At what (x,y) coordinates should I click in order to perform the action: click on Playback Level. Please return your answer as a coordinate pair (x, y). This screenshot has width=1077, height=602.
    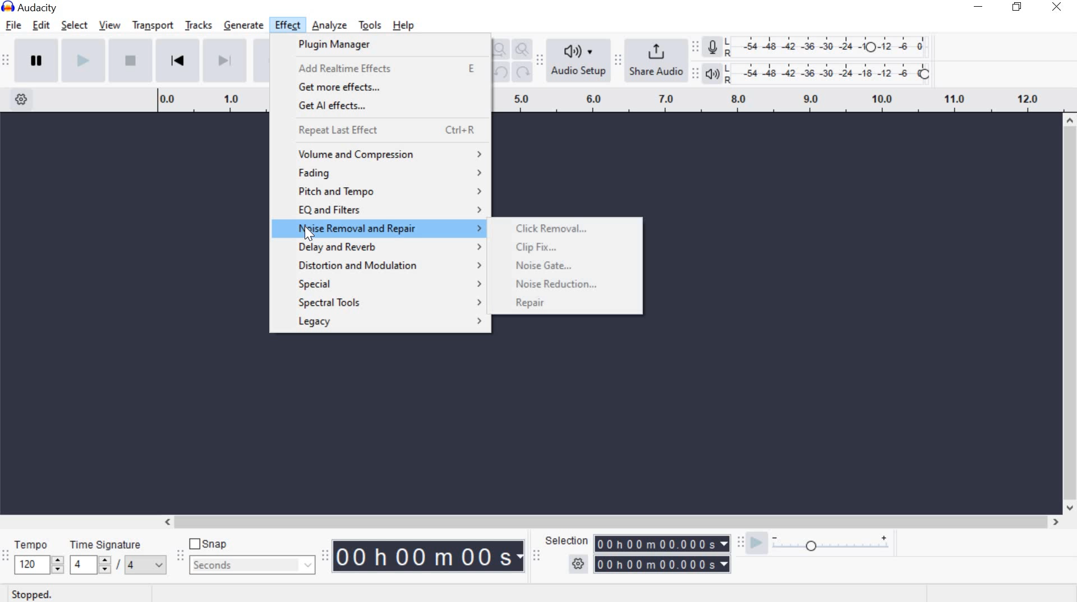
    Looking at the image, I should click on (831, 72).